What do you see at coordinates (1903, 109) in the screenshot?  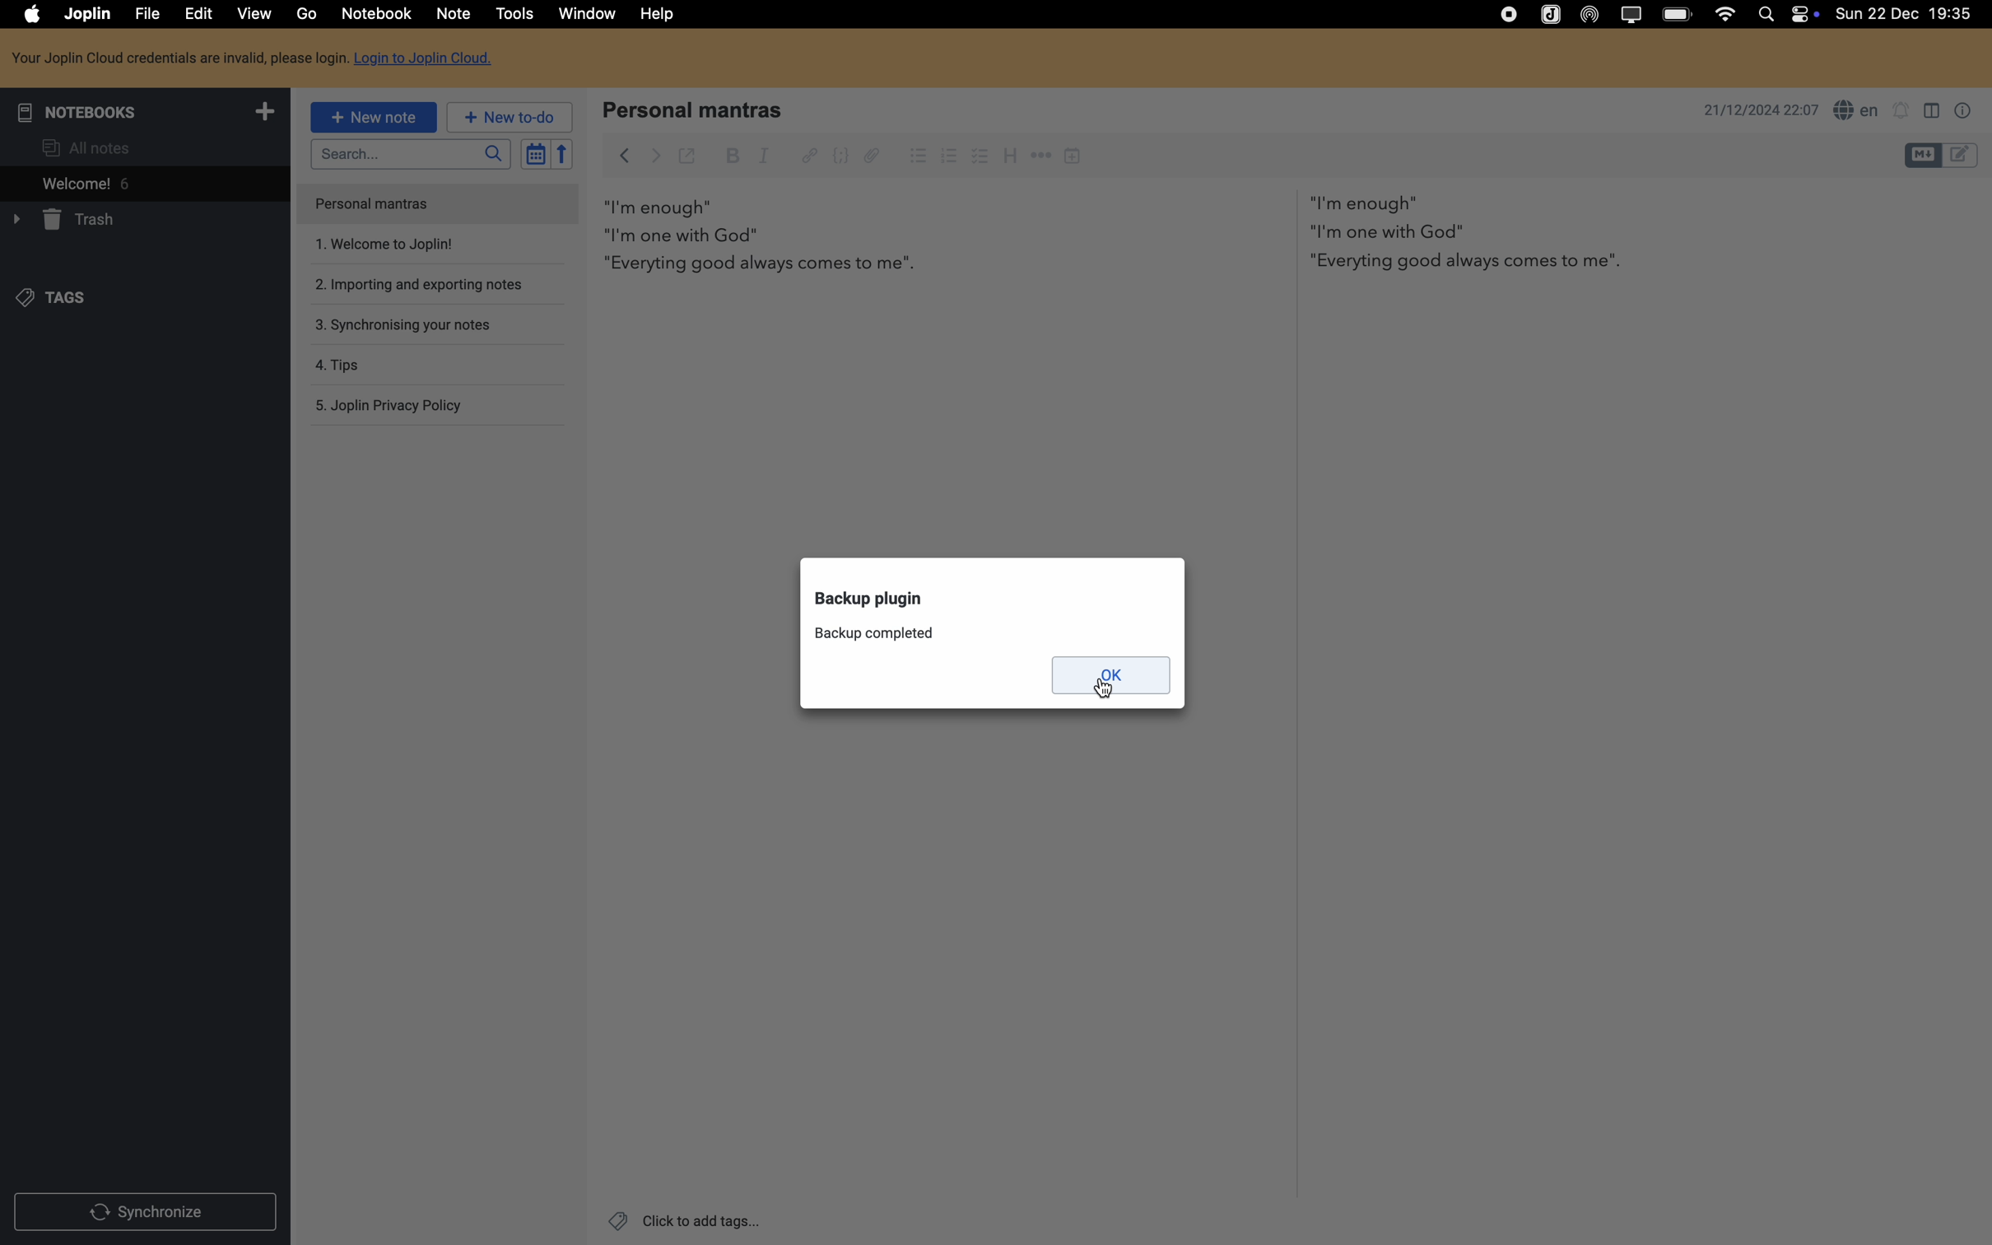 I see `set notifications` at bounding box center [1903, 109].